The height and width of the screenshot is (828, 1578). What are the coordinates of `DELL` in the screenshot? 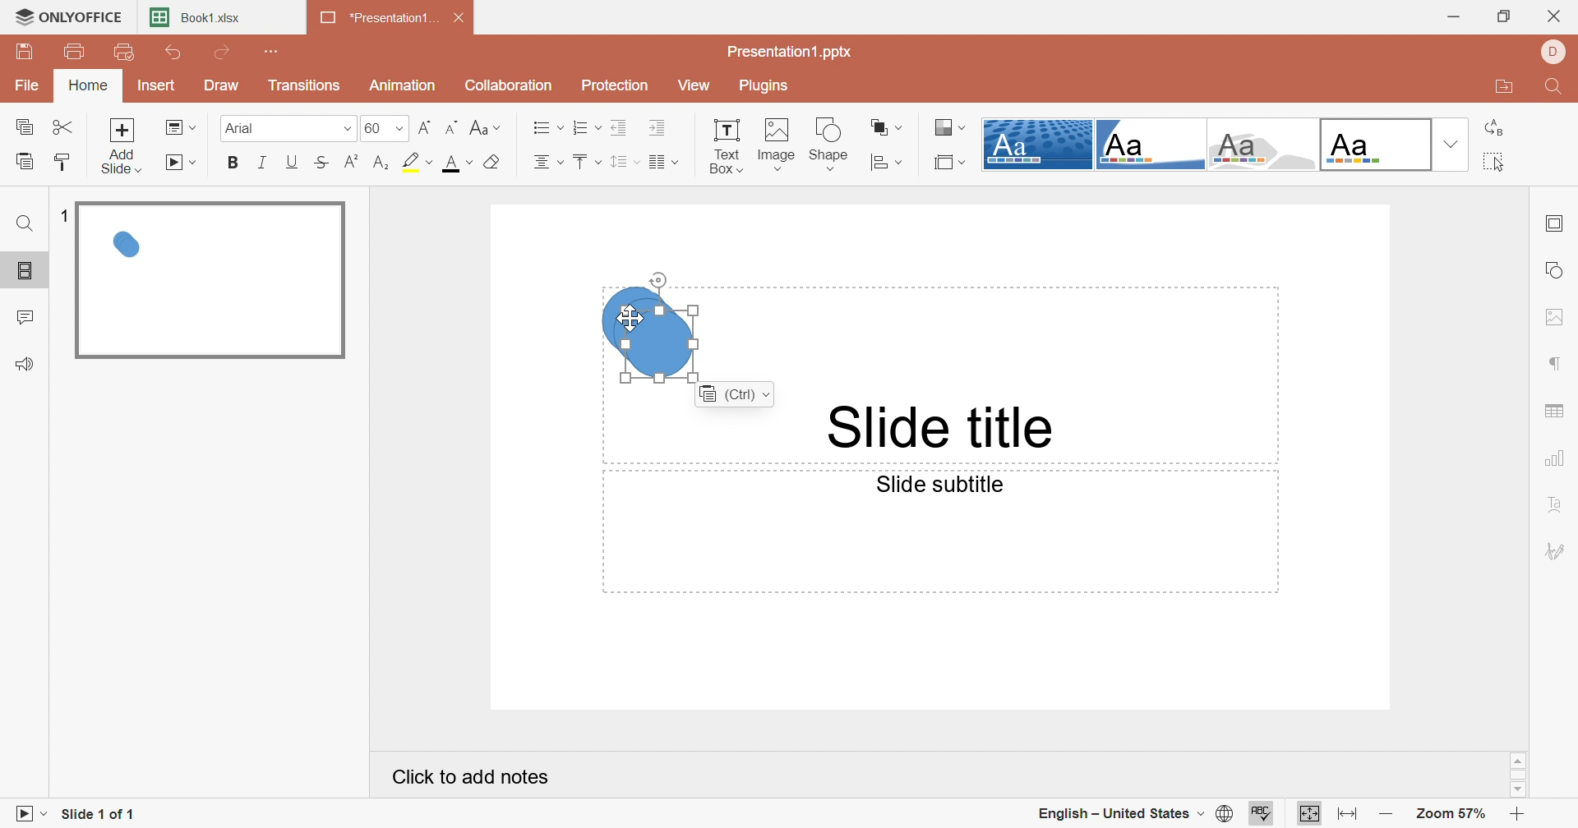 It's located at (1554, 51).